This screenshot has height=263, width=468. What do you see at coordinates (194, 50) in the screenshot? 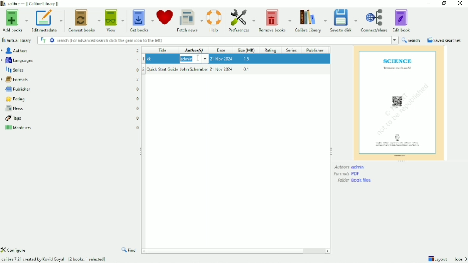
I see `Author(s)` at bounding box center [194, 50].